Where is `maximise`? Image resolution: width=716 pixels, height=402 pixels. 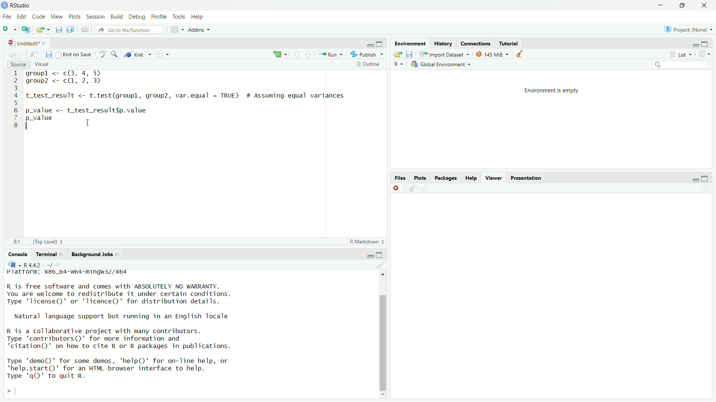
maximise is located at coordinates (706, 177).